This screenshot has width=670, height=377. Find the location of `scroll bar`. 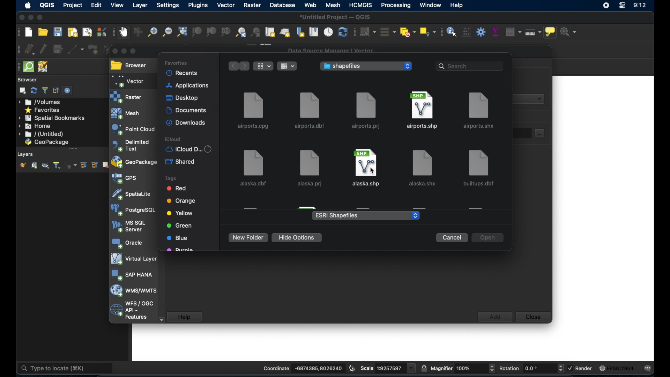

scroll bar is located at coordinates (71, 149).